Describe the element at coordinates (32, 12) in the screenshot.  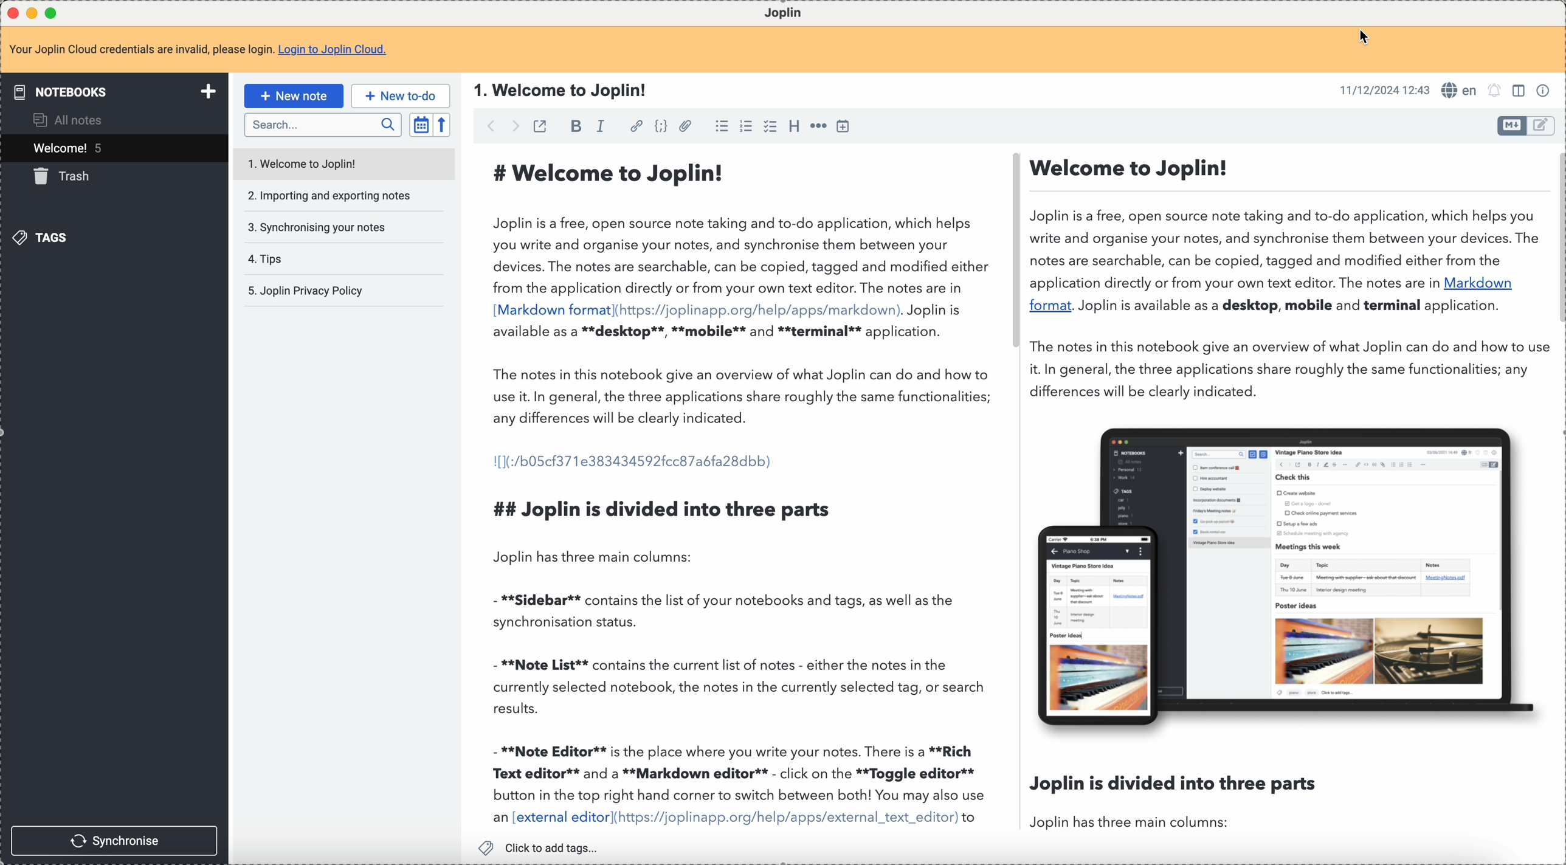
I see `minimize` at that location.